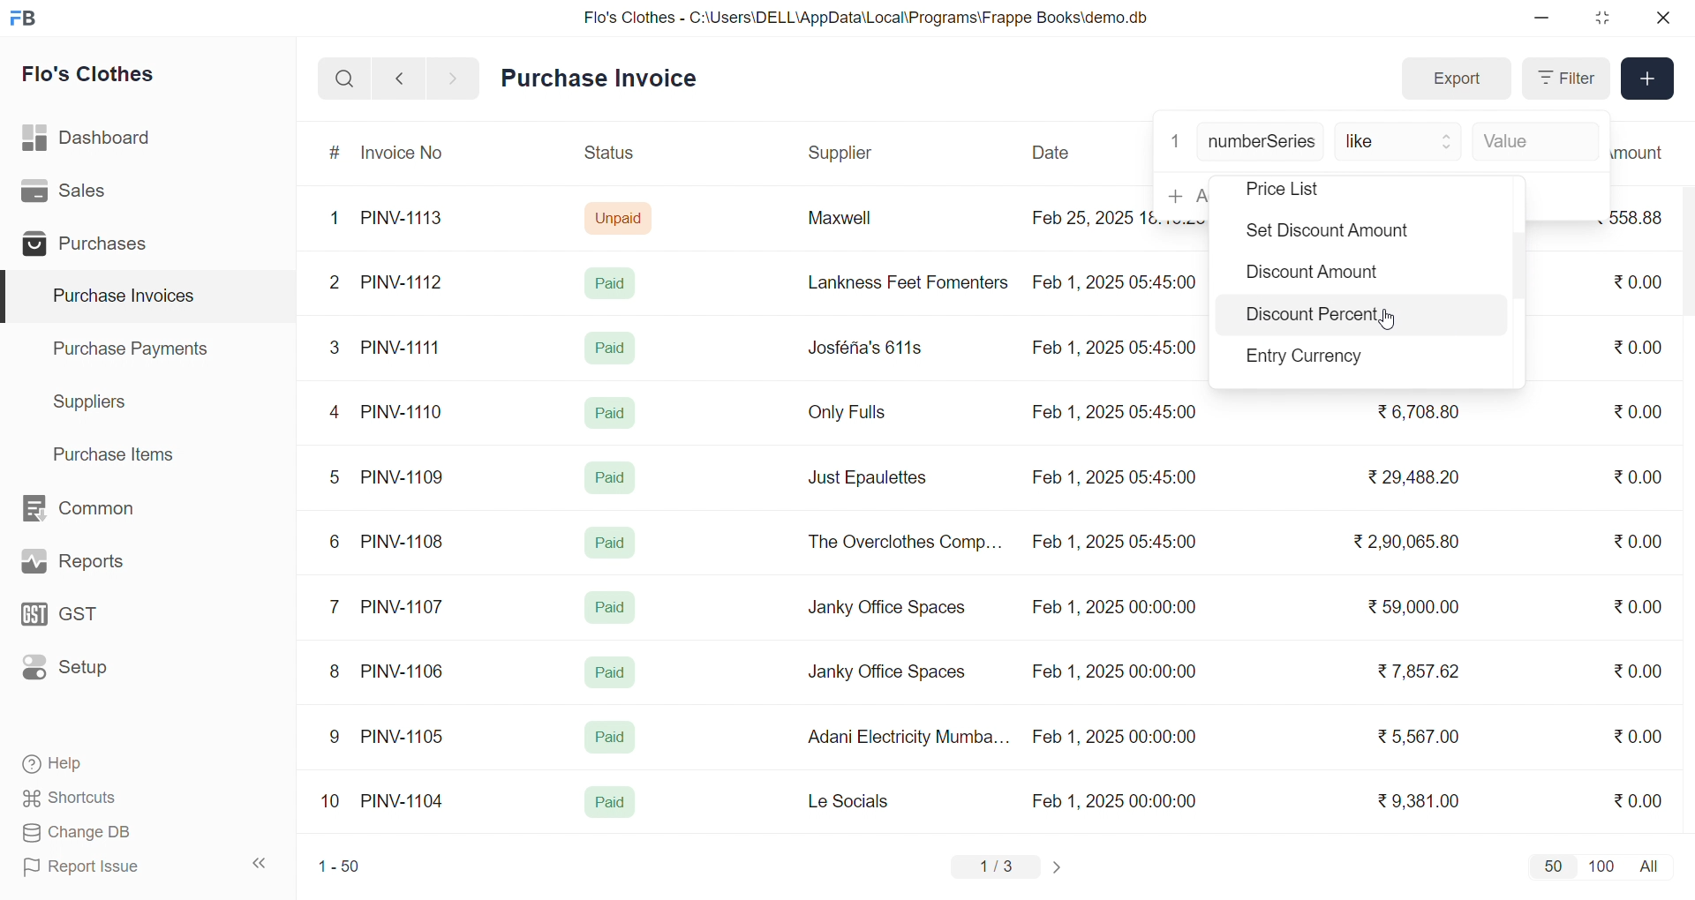 The height and width of the screenshot is (900, 1695). What do you see at coordinates (335, 673) in the screenshot?
I see `8` at bounding box center [335, 673].